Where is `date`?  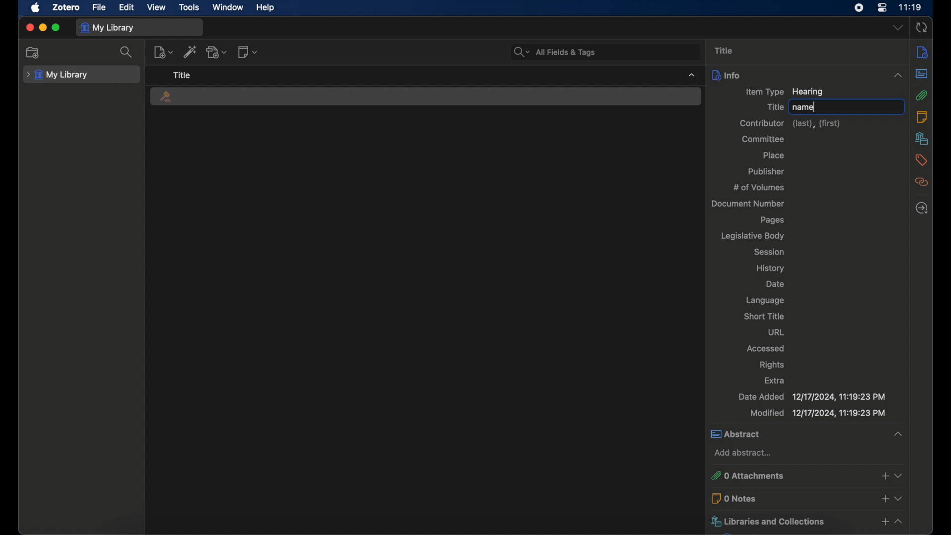
date is located at coordinates (776, 285).